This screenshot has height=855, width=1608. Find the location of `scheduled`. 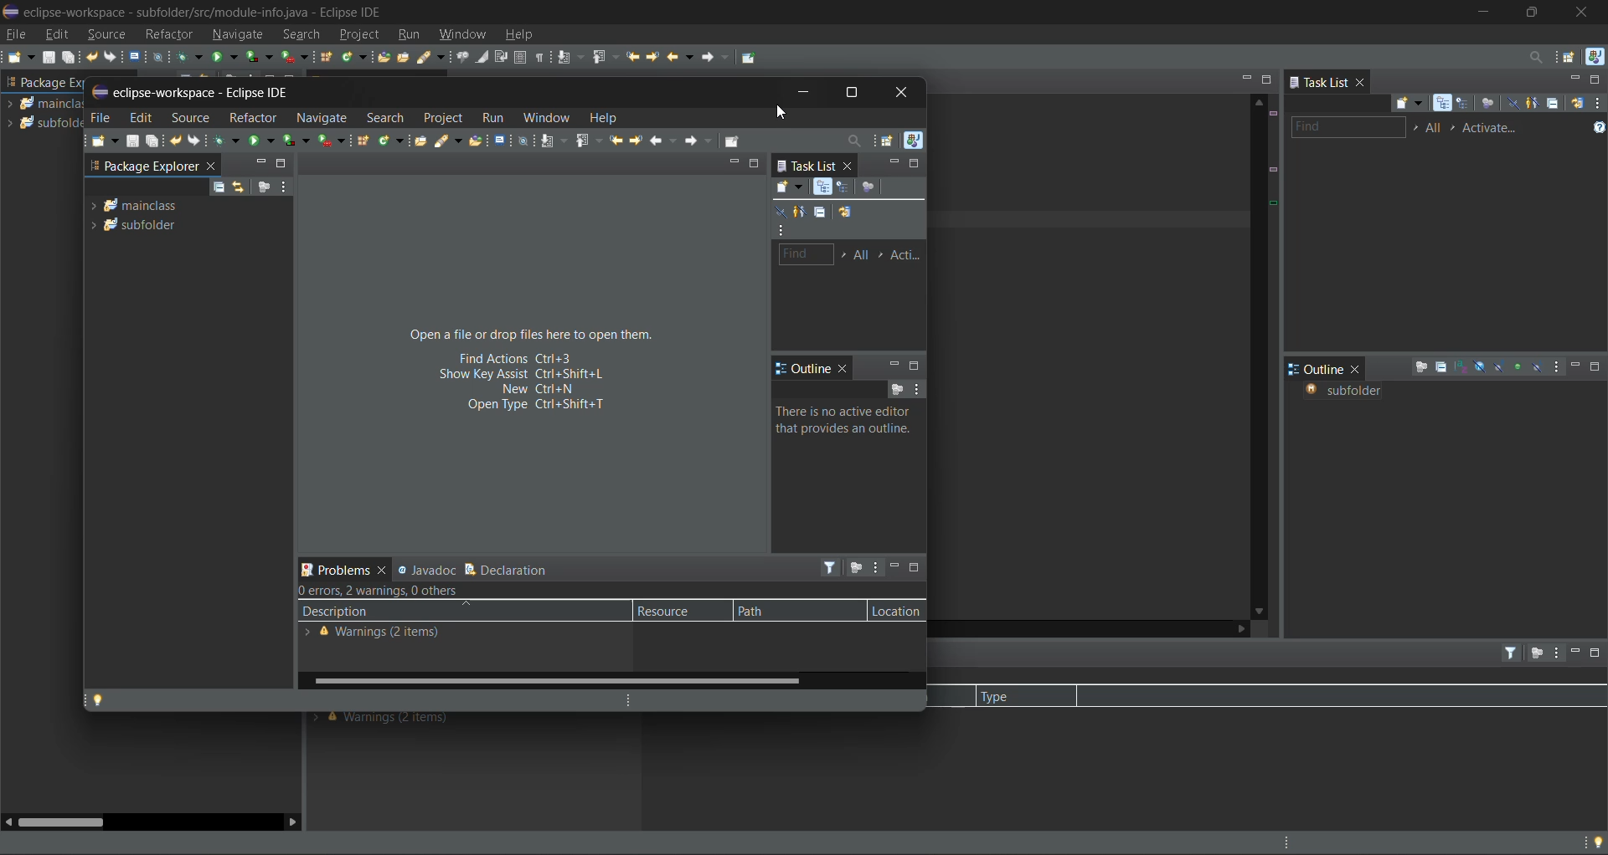

scheduled is located at coordinates (1465, 104).